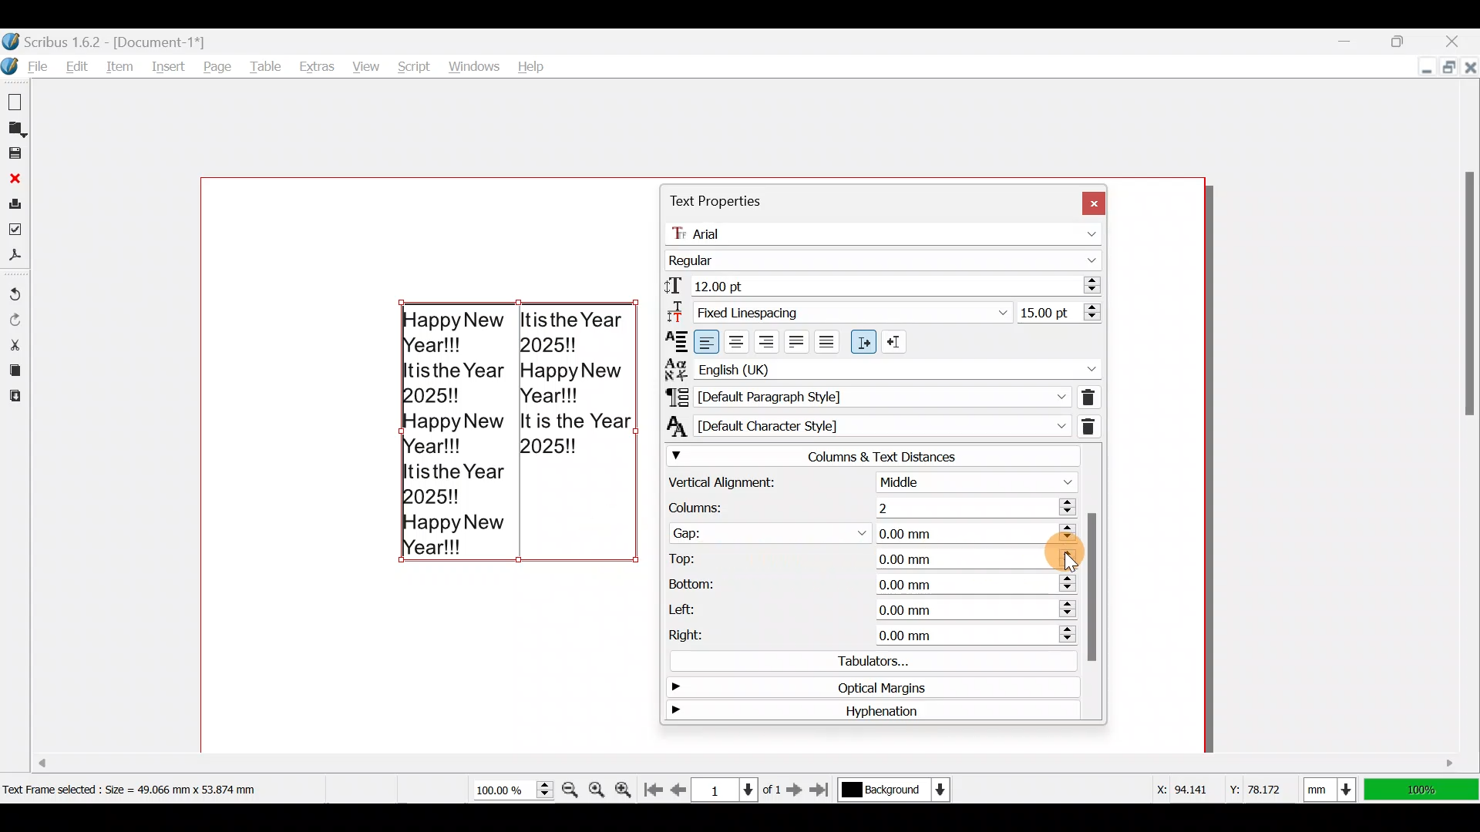 The width and height of the screenshot is (1480, 832). What do you see at coordinates (823, 789) in the screenshot?
I see `Go to the last page` at bounding box center [823, 789].